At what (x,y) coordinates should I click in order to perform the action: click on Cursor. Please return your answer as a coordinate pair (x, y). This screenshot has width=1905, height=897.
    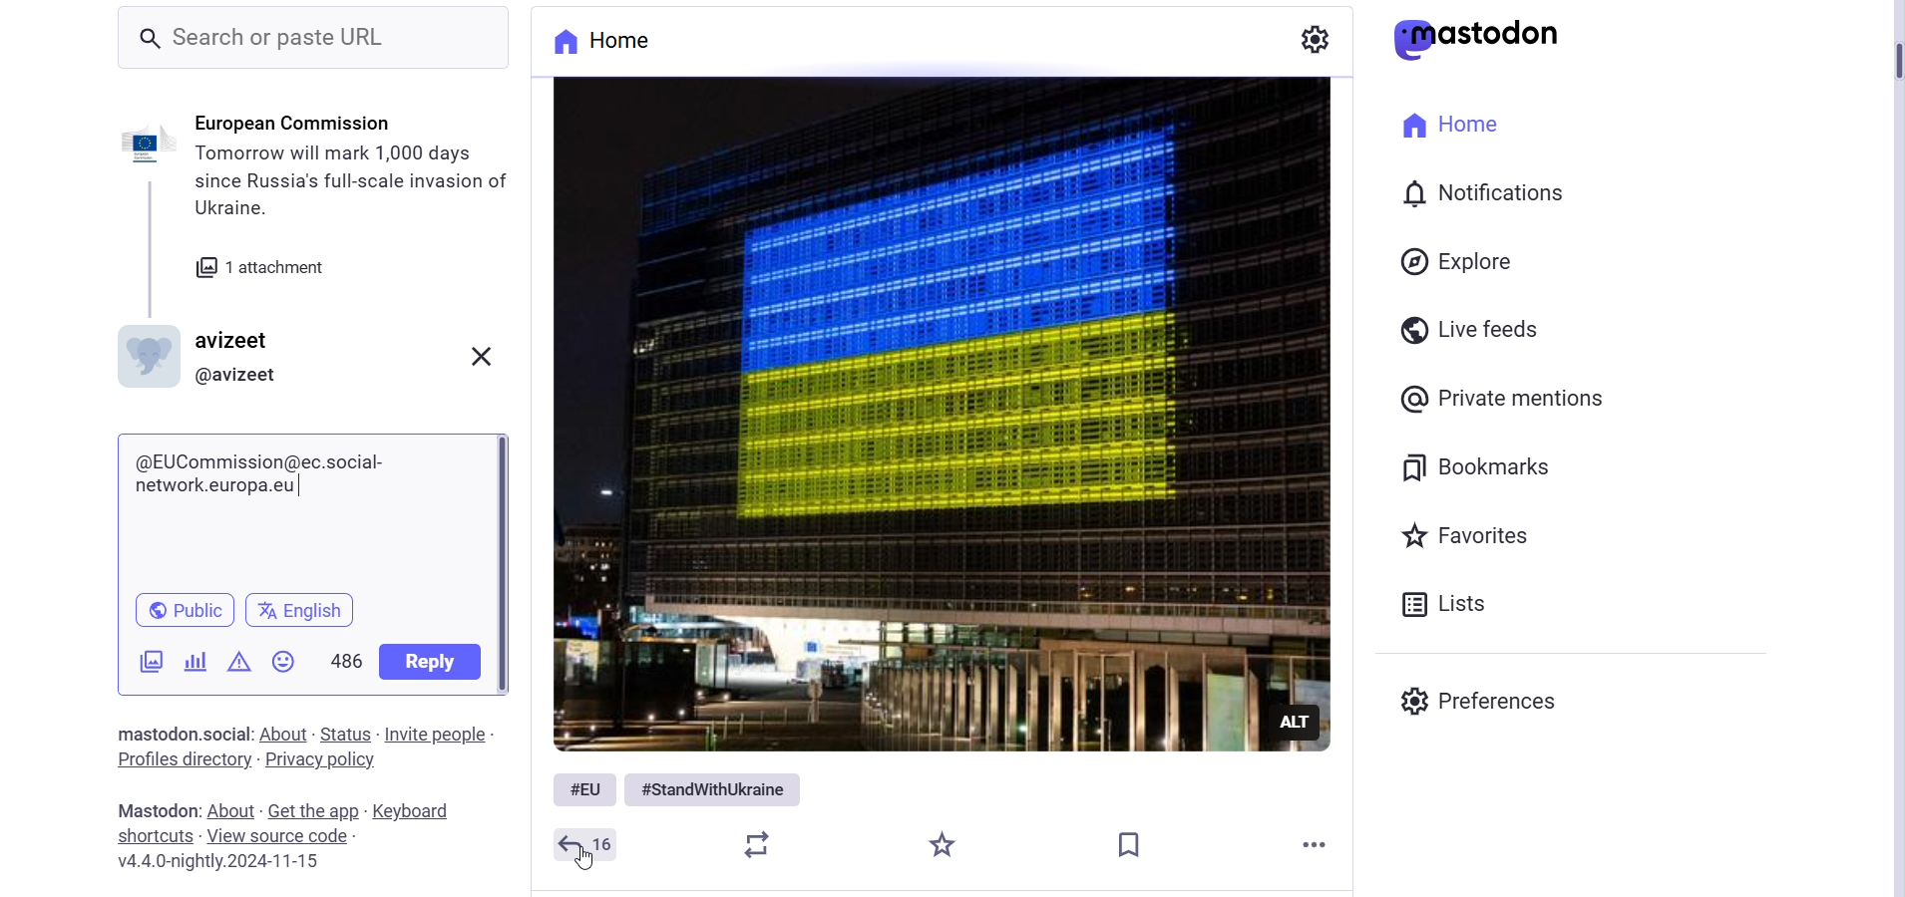
    Looking at the image, I should click on (583, 860).